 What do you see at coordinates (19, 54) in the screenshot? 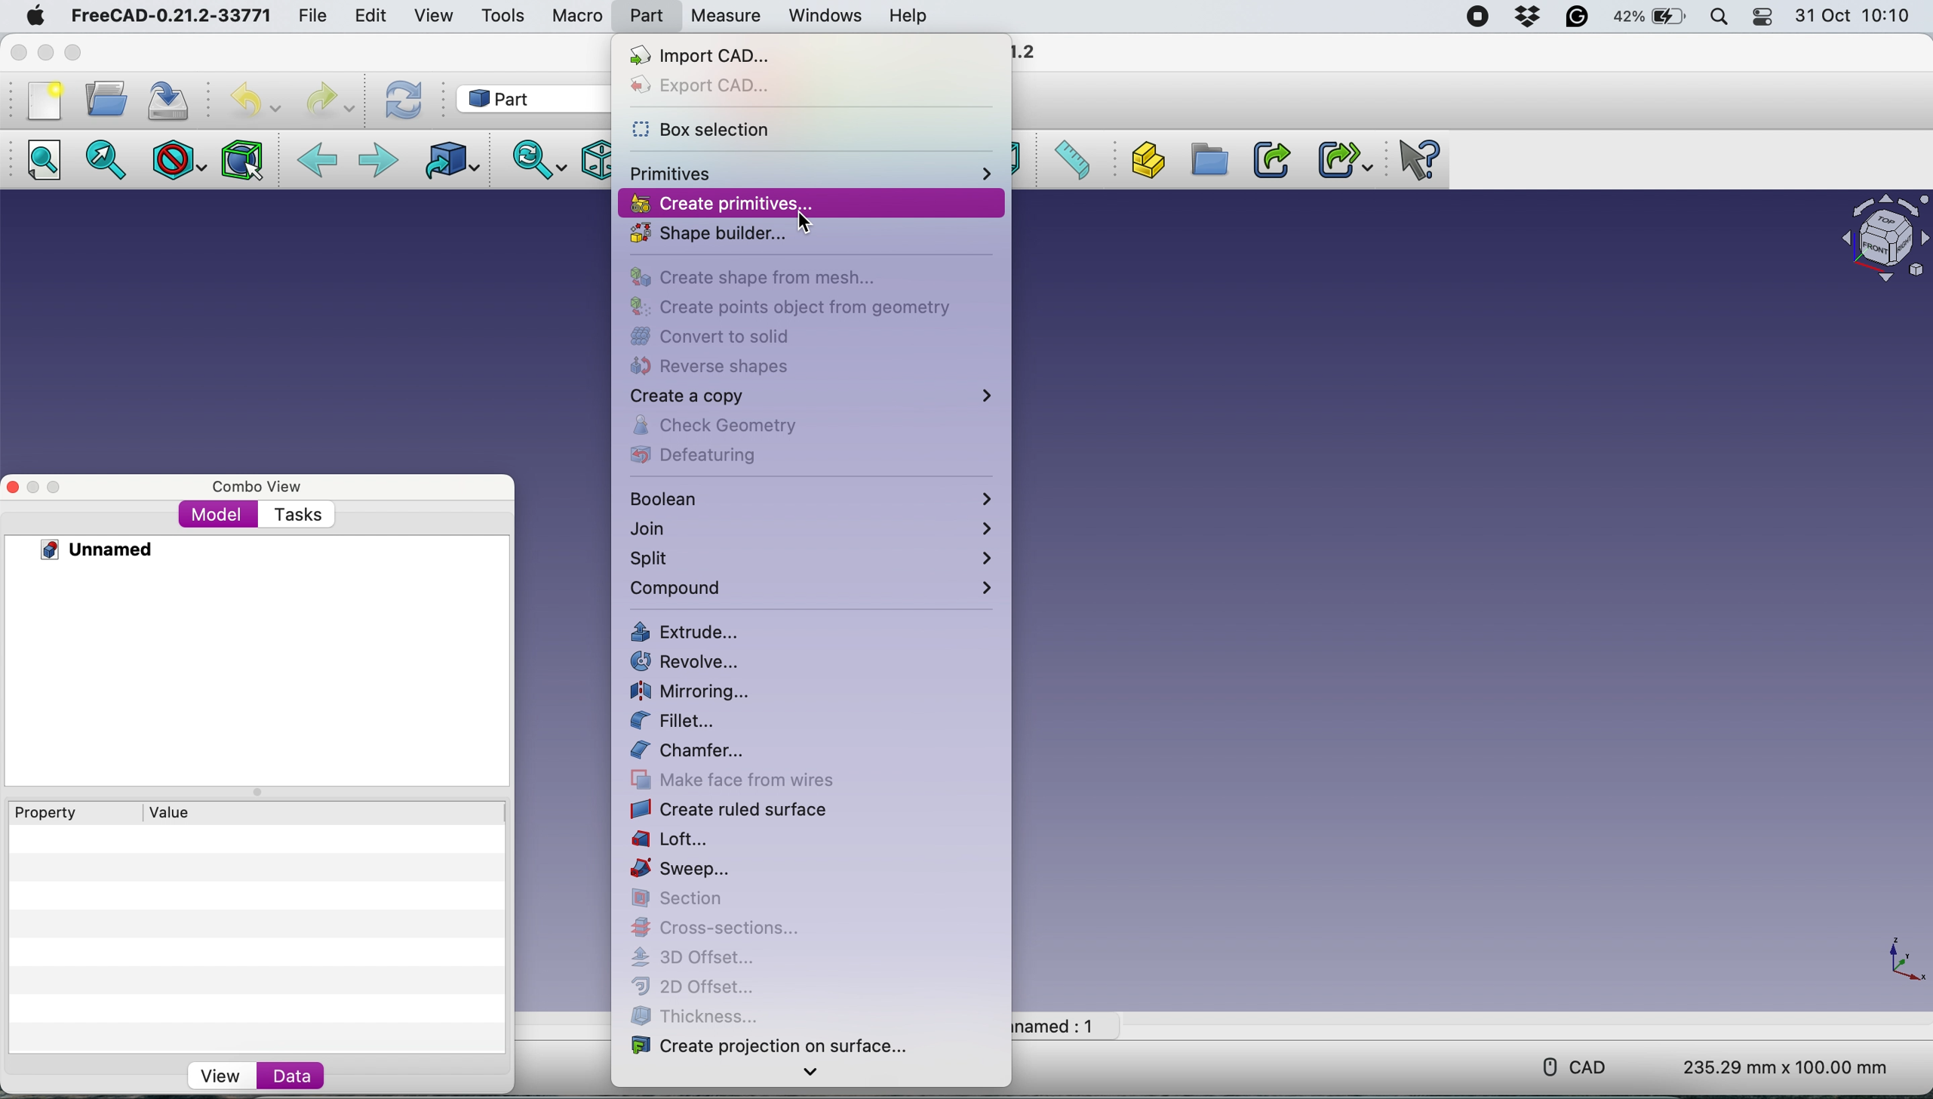
I see `Close` at bounding box center [19, 54].